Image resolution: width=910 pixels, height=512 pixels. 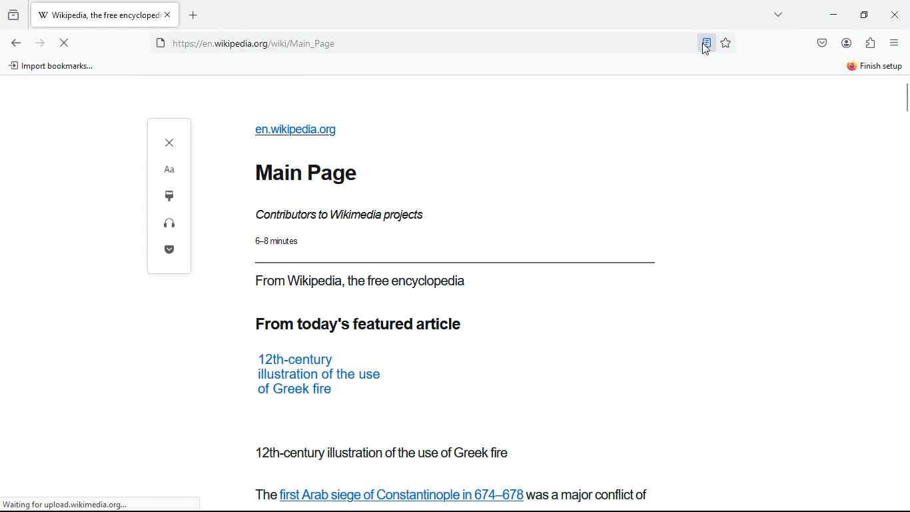 I want to click on main page, so click(x=308, y=172).